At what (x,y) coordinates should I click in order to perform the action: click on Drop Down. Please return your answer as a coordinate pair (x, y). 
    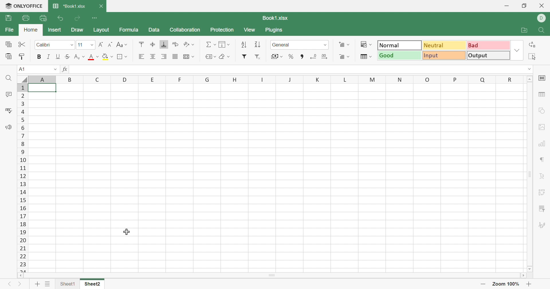
    Looking at the image, I should click on (97, 56).